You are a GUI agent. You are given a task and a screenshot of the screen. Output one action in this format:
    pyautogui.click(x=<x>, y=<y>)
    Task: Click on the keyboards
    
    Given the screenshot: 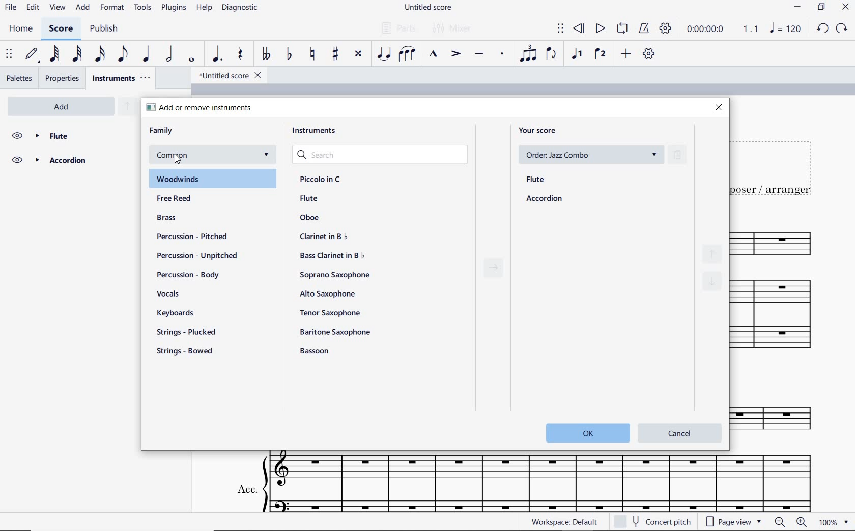 What is the action you would take?
    pyautogui.click(x=175, y=313)
    